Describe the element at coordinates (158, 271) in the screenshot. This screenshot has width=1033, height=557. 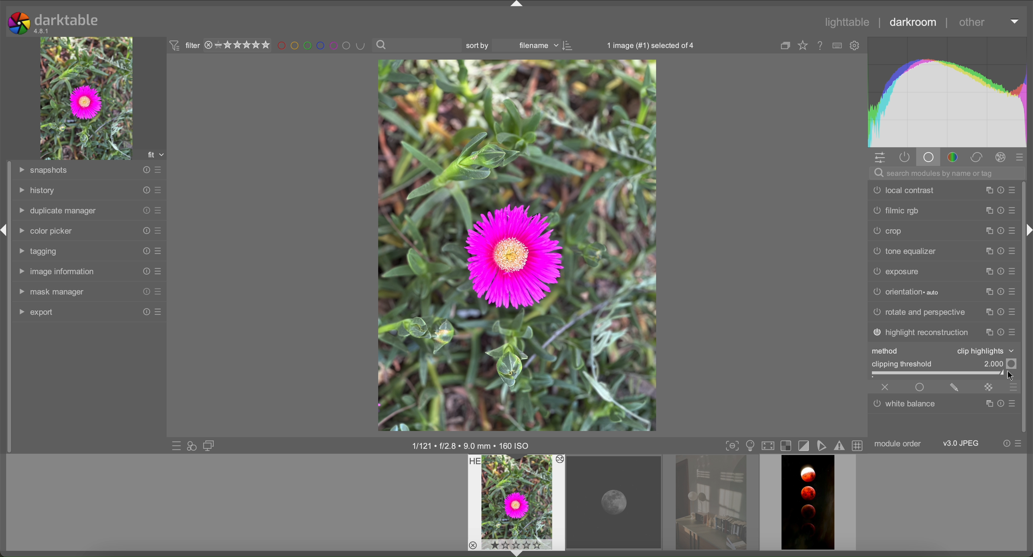
I see `presets` at that location.